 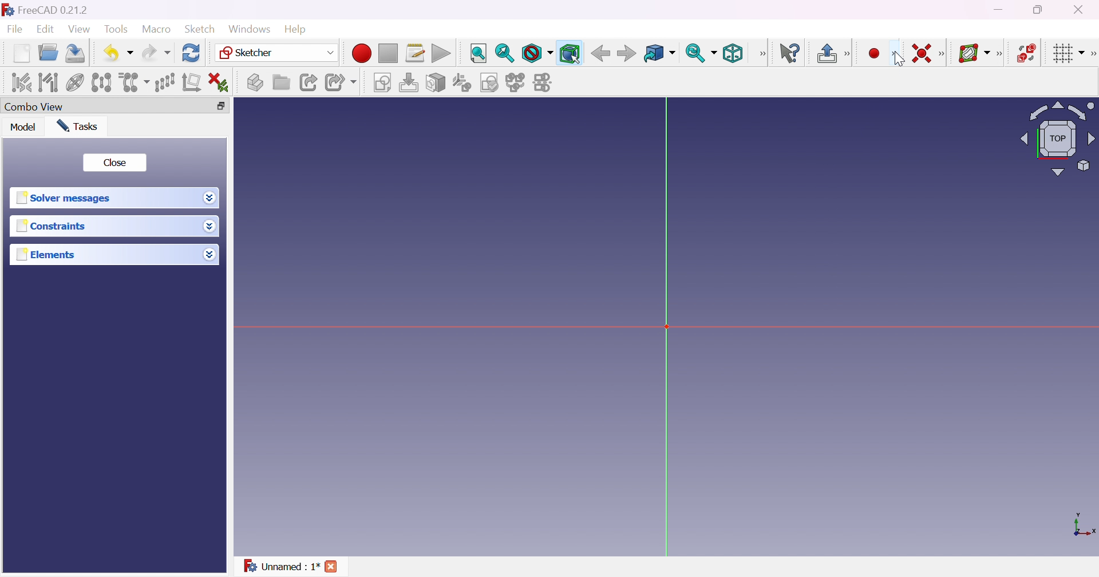 What do you see at coordinates (1092, 54) in the screenshot?
I see `[Sketcher edit tools]` at bounding box center [1092, 54].